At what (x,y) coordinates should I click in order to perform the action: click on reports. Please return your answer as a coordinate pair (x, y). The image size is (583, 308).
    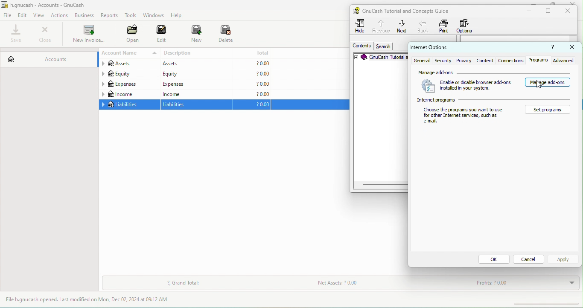
    Looking at the image, I should click on (110, 15).